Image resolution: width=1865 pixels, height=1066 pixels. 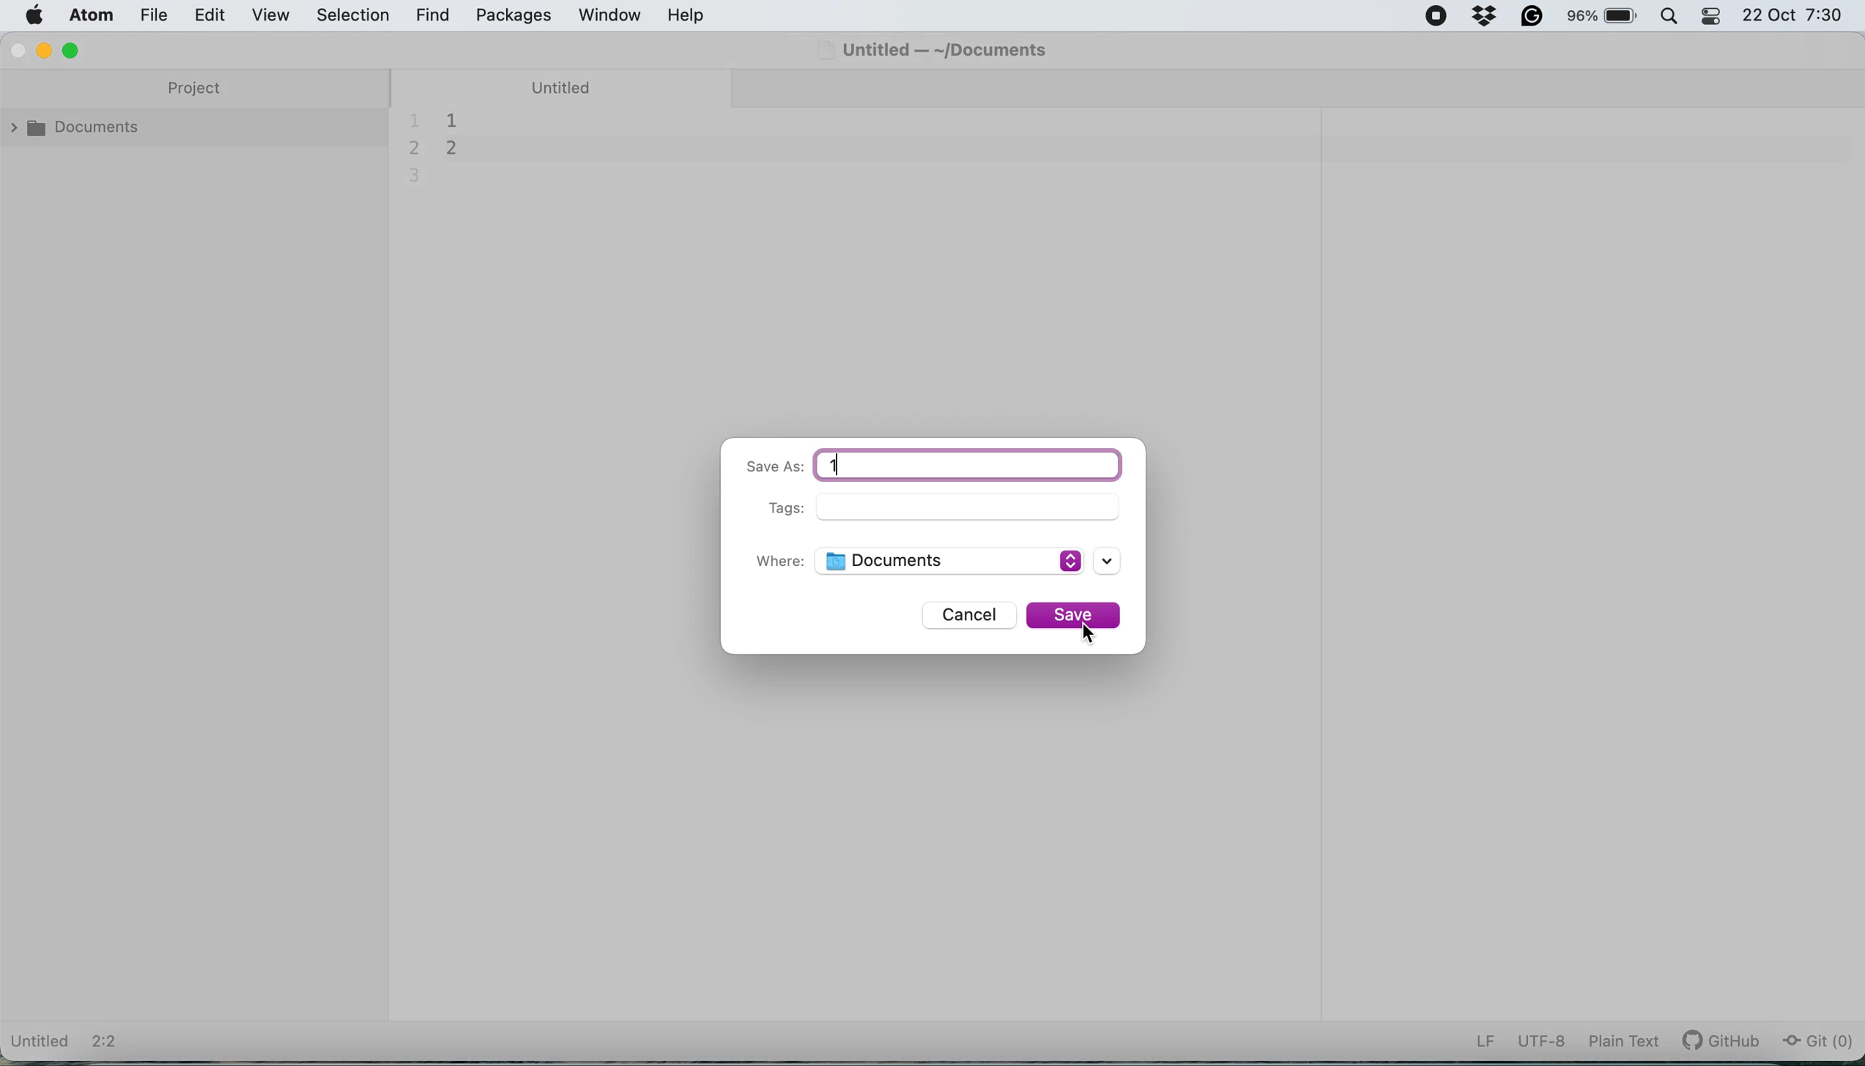 What do you see at coordinates (1817, 1042) in the screenshot?
I see `git (0)` at bounding box center [1817, 1042].